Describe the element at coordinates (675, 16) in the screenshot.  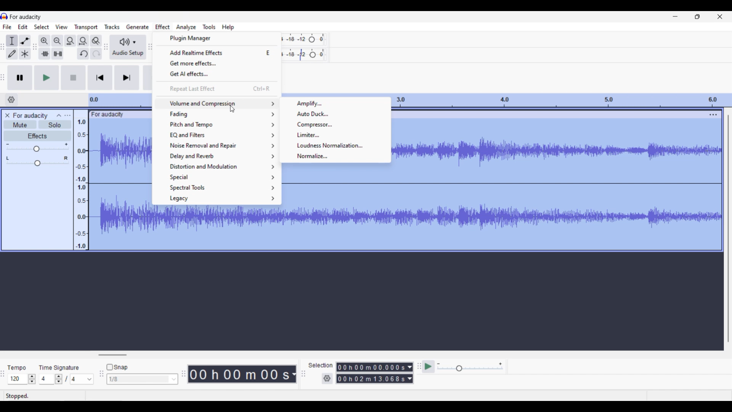
I see `Minimize ` at that location.